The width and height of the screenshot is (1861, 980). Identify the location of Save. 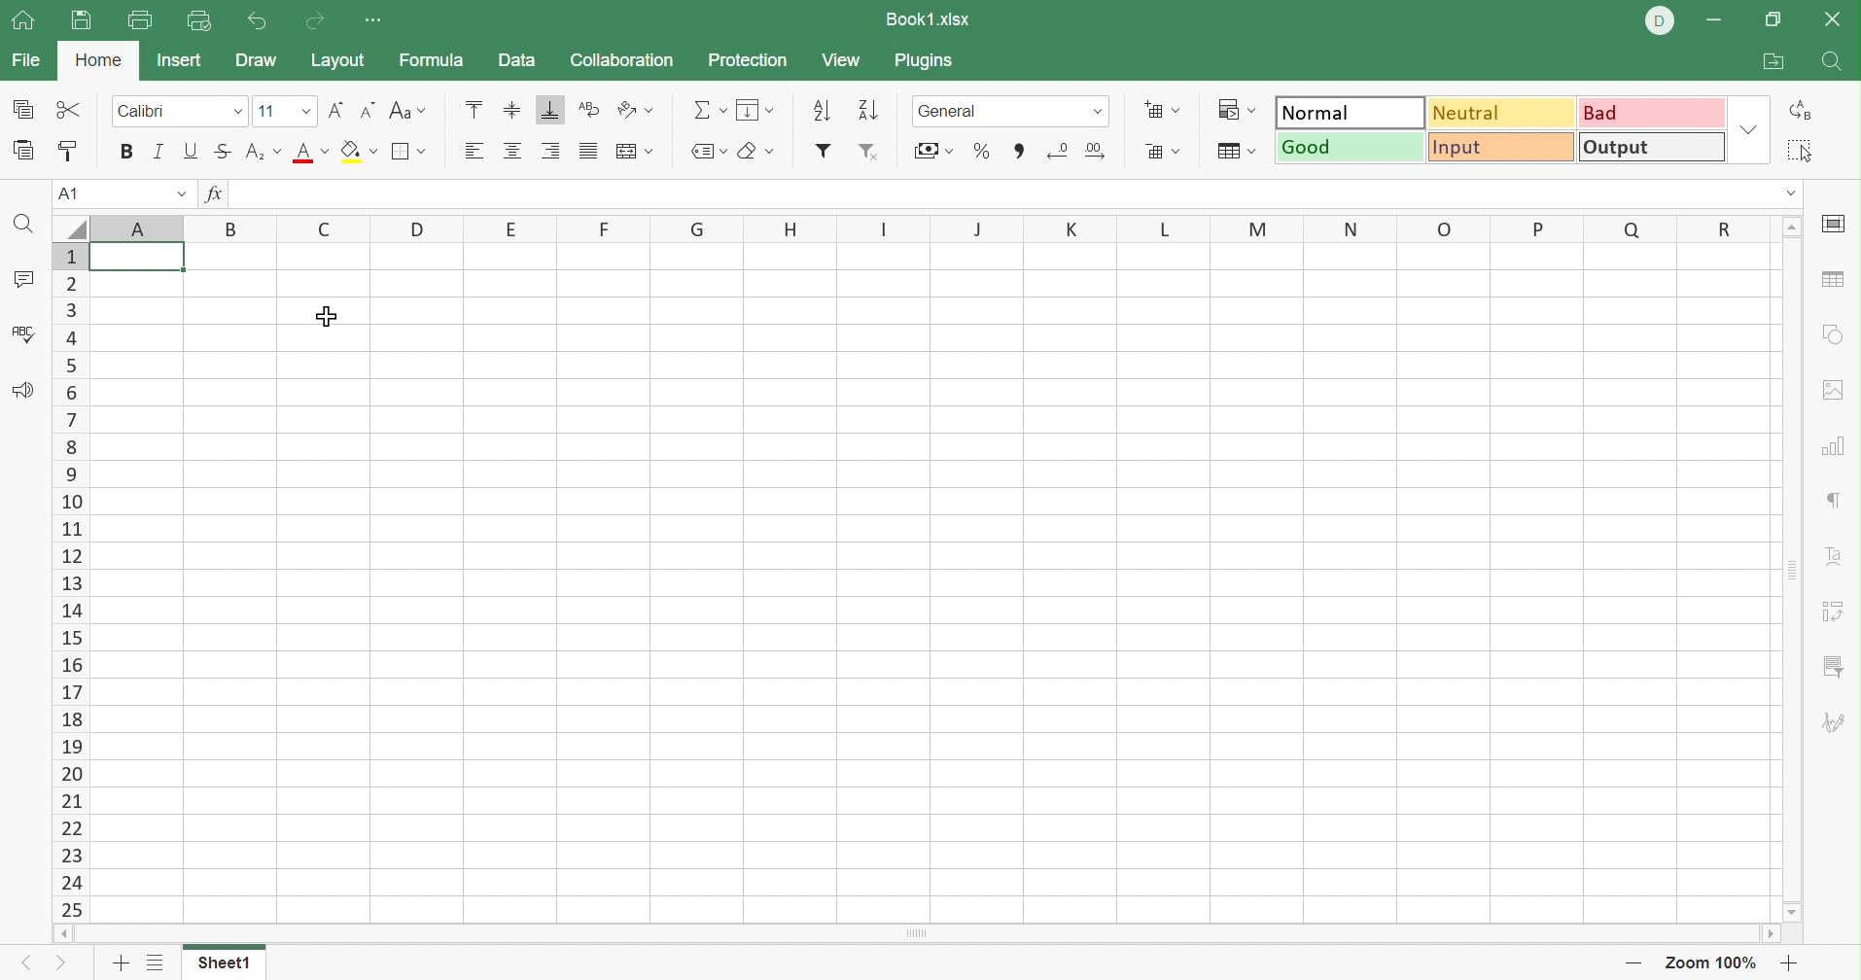
(81, 21).